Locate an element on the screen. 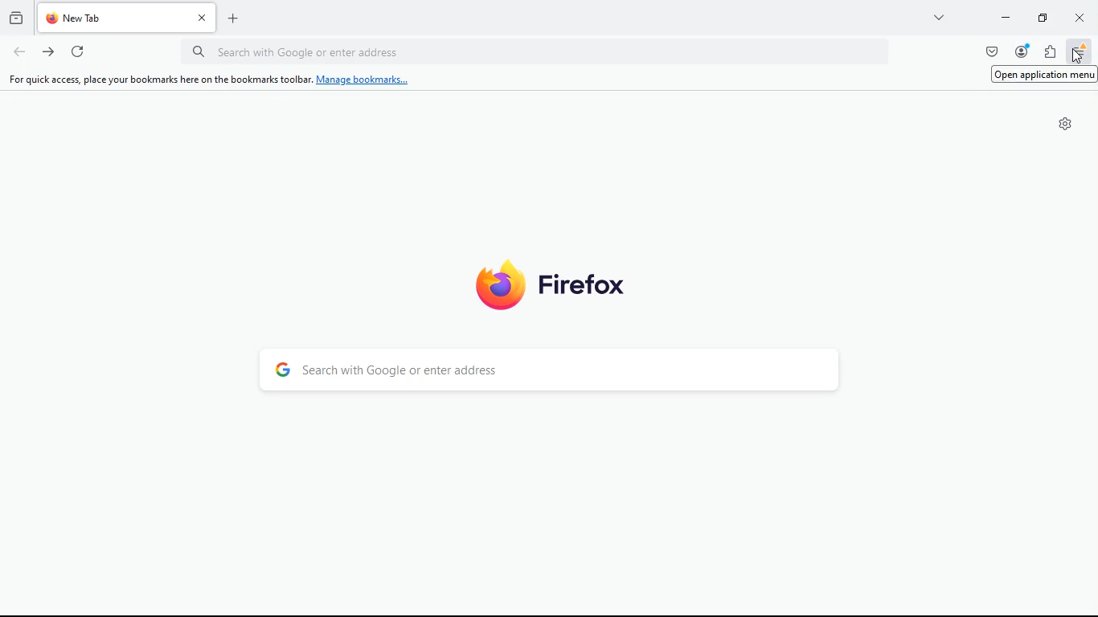  close is located at coordinates (1081, 18).